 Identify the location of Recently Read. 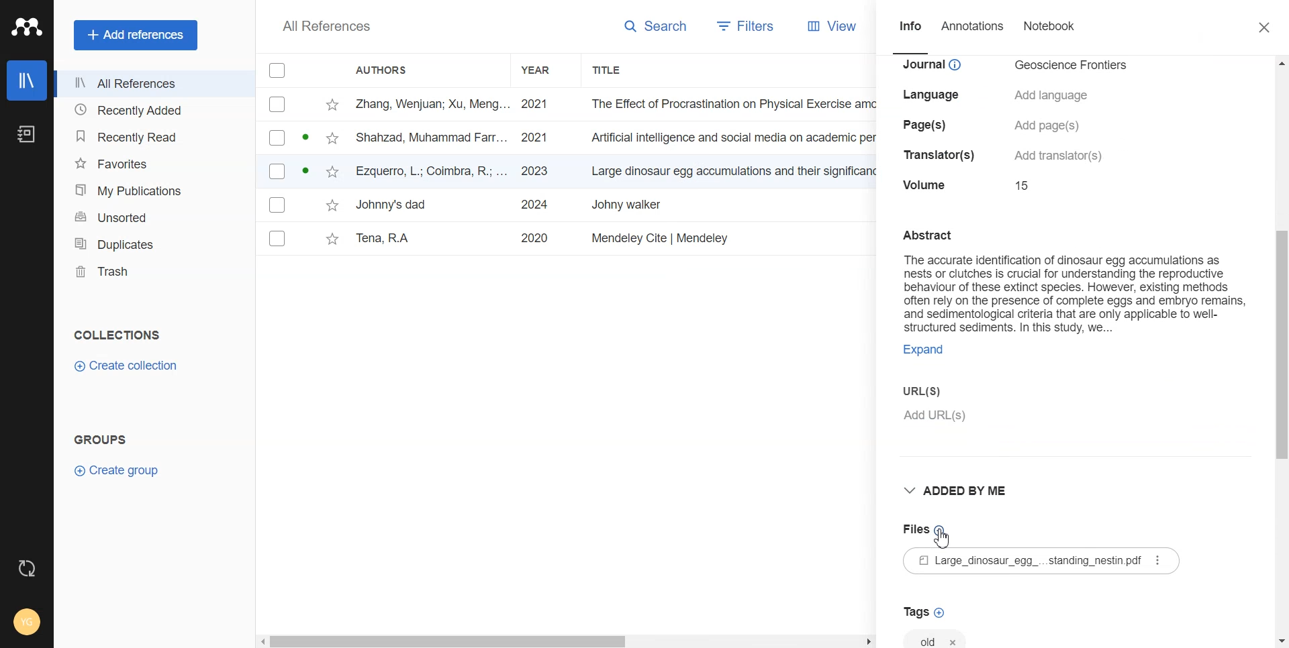
(152, 136).